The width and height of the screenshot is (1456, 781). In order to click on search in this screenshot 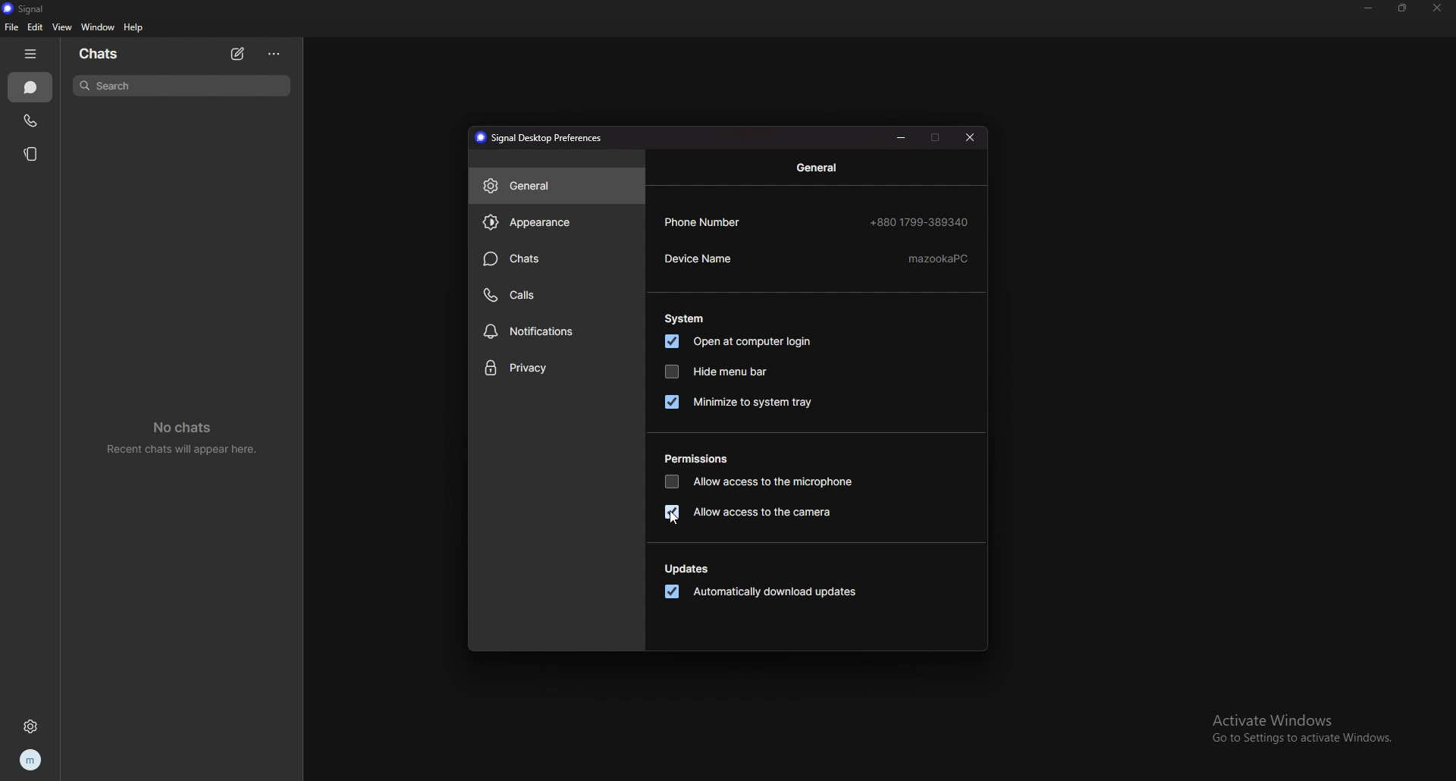, I will do `click(182, 85)`.